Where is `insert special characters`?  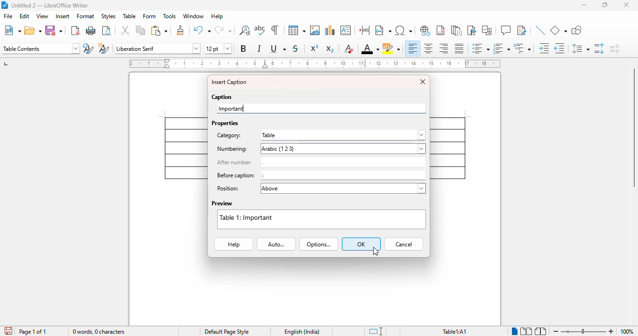 insert special characters is located at coordinates (404, 30).